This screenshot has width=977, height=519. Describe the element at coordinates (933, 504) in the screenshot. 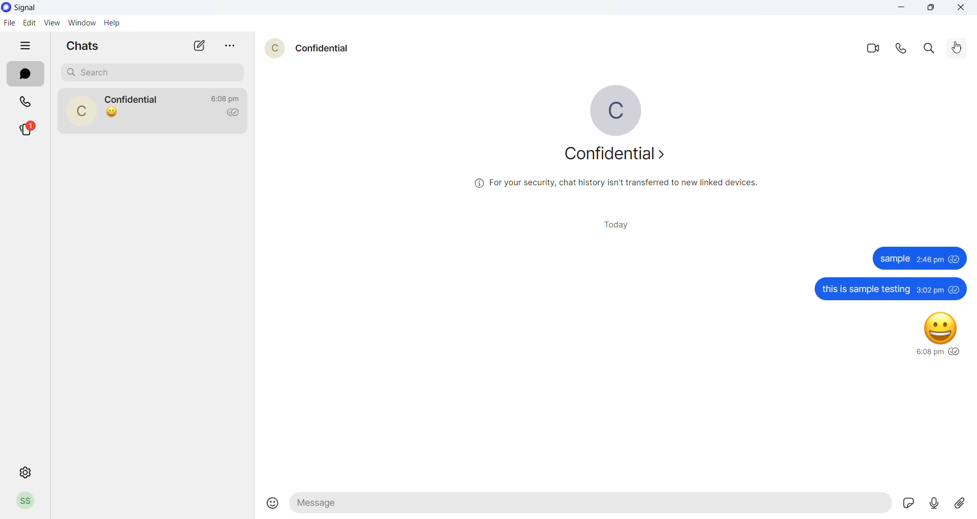

I see `voice note` at that location.